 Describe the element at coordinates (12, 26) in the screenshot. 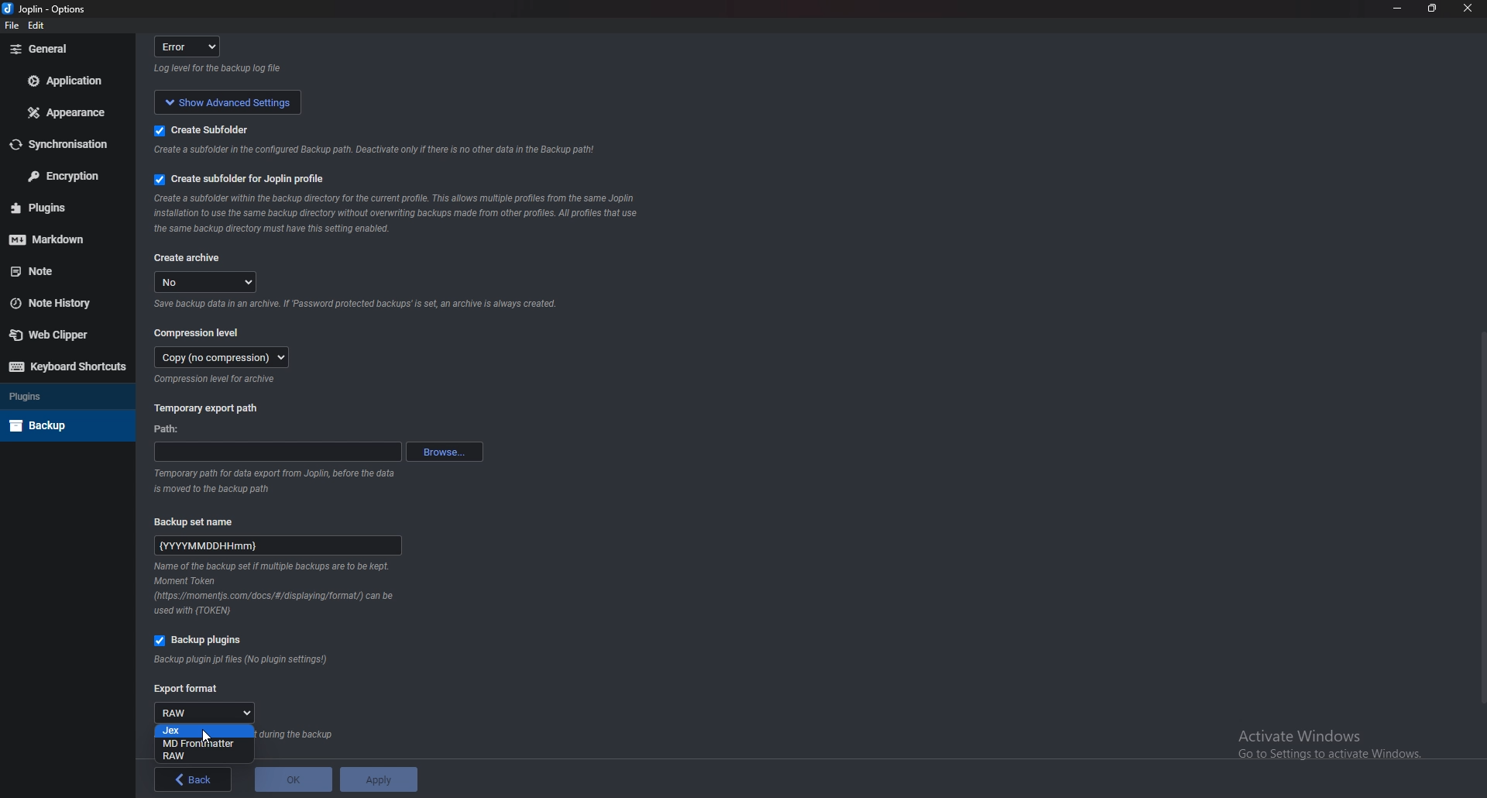

I see `file` at that location.